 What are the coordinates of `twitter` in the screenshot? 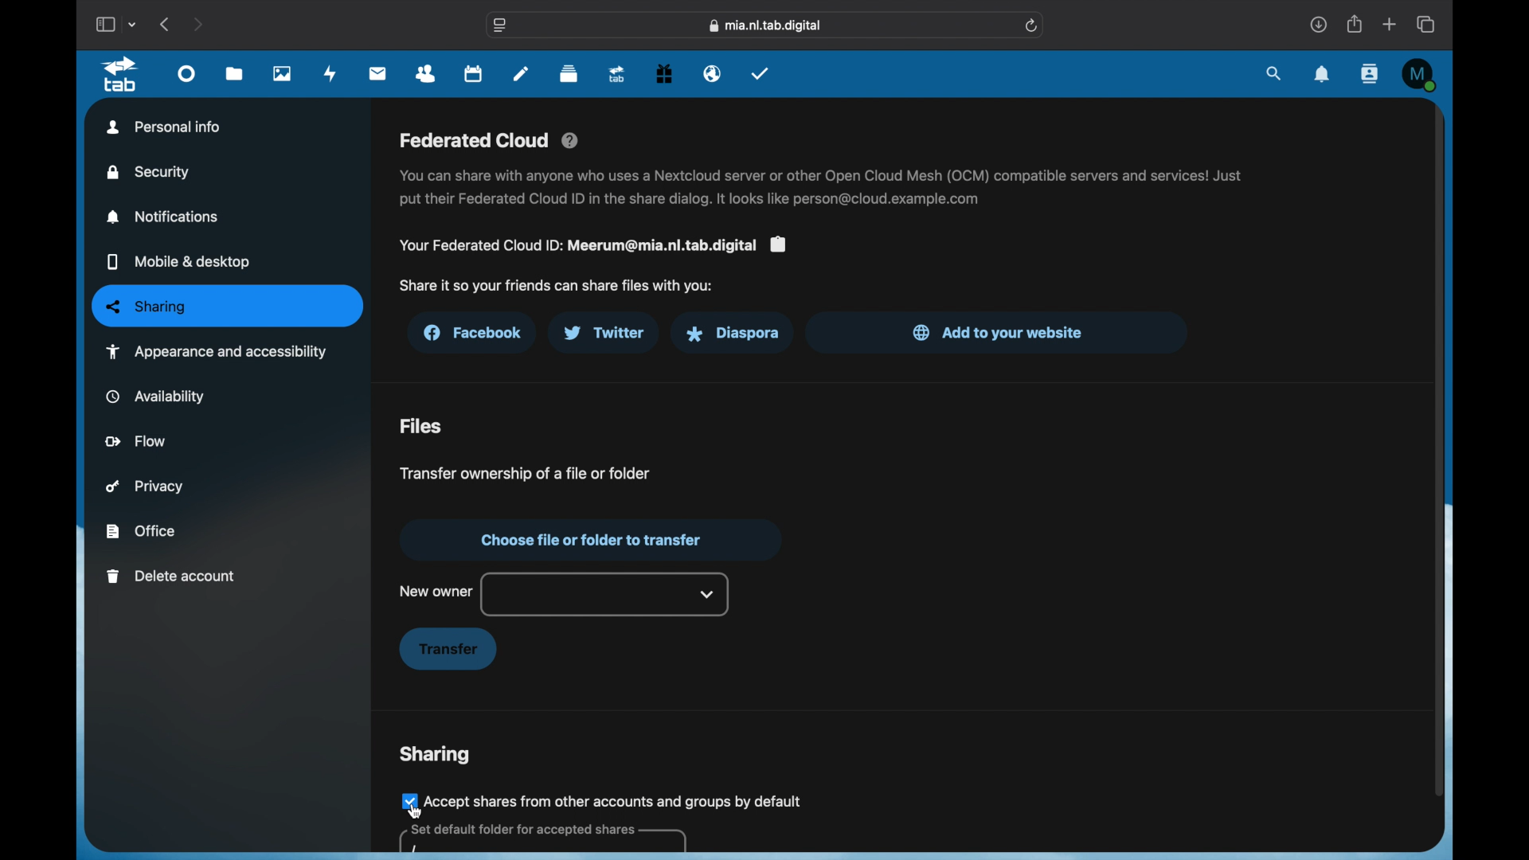 It's located at (604, 333).